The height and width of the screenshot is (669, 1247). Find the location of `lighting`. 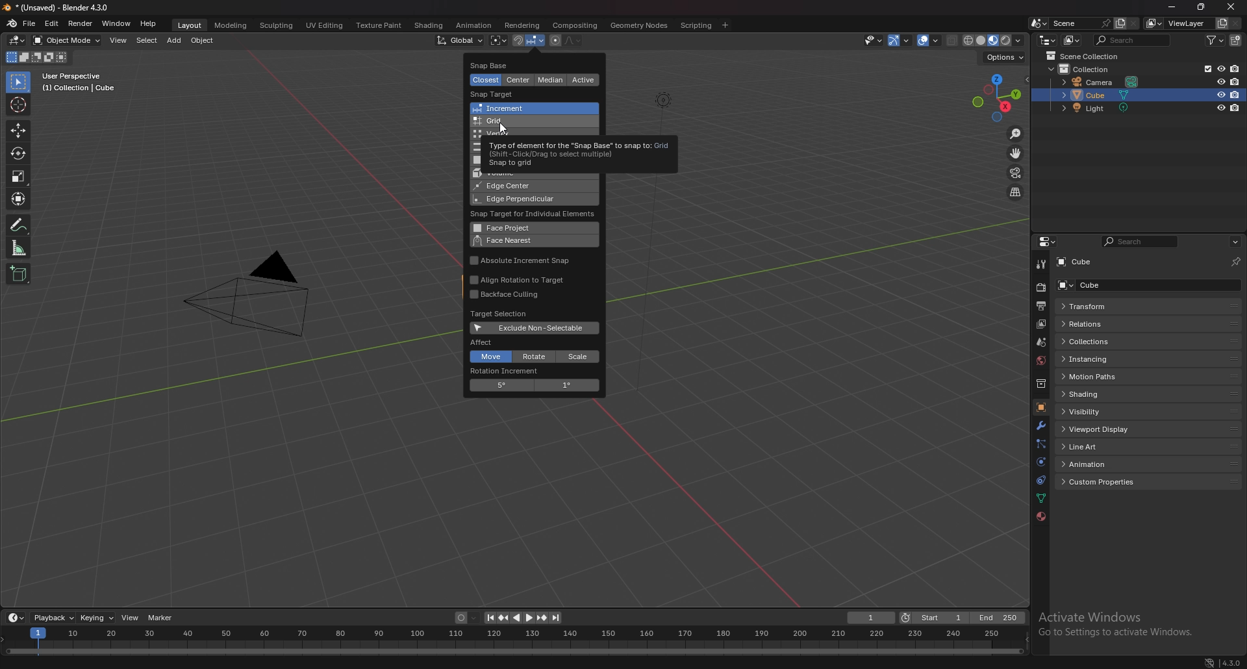

lighting is located at coordinates (661, 99).